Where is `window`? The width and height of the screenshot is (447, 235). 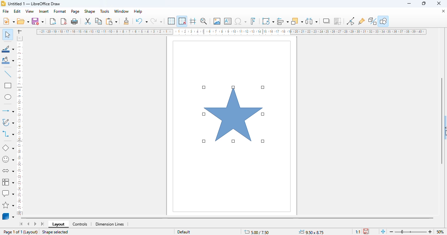 window is located at coordinates (121, 11).